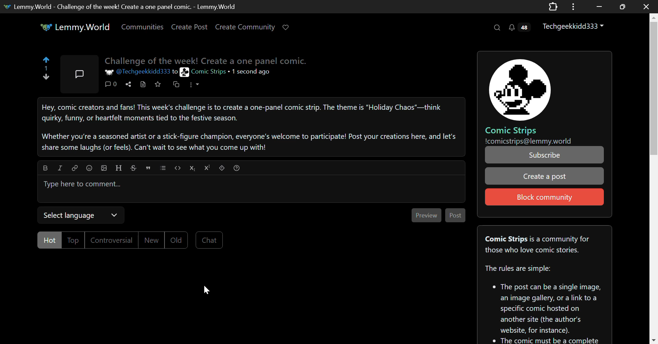  What do you see at coordinates (193, 167) in the screenshot?
I see `Subscript` at bounding box center [193, 167].